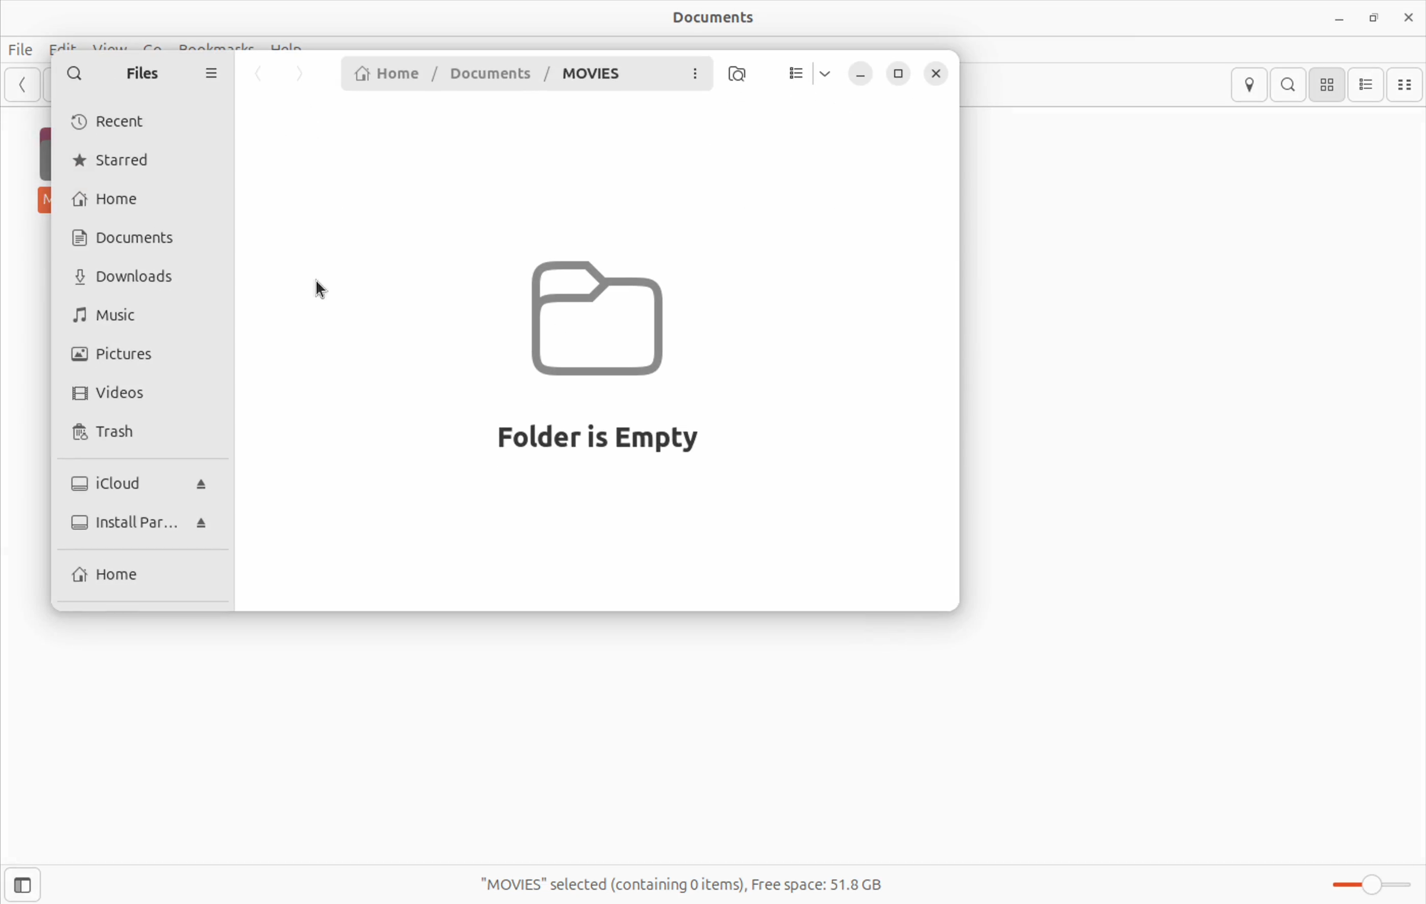 The image size is (1426, 904). What do you see at coordinates (23, 89) in the screenshot?
I see `Previous` at bounding box center [23, 89].